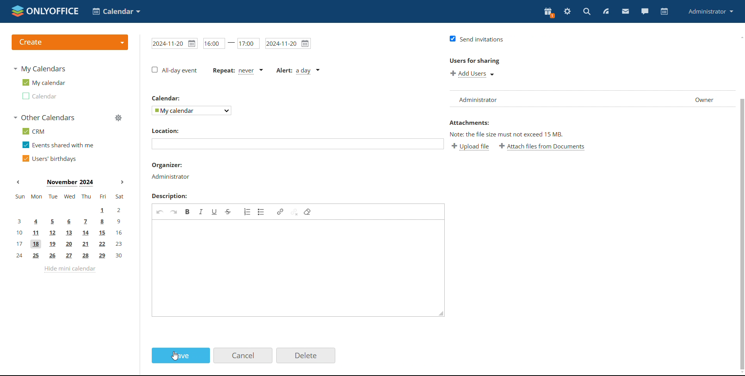  Describe the element at coordinates (49, 159) in the screenshot. I see `users' birthdays ` at that location.